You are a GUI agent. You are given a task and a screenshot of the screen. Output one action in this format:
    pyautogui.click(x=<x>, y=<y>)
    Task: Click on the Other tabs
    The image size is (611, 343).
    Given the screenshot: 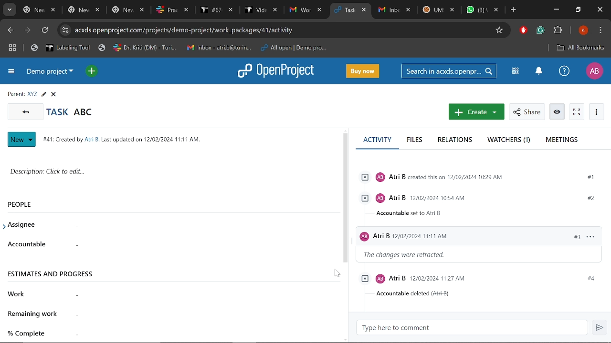 What is the action you would take?
    pyautogui.click(x=438, y=11)
    